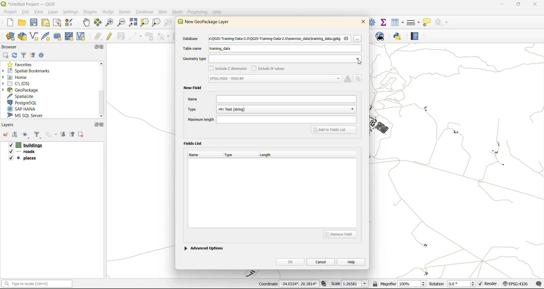  What do you see at coordinates (271, 59) in the screenshot?
I see `geometry type` at bounding box center [271, 59].